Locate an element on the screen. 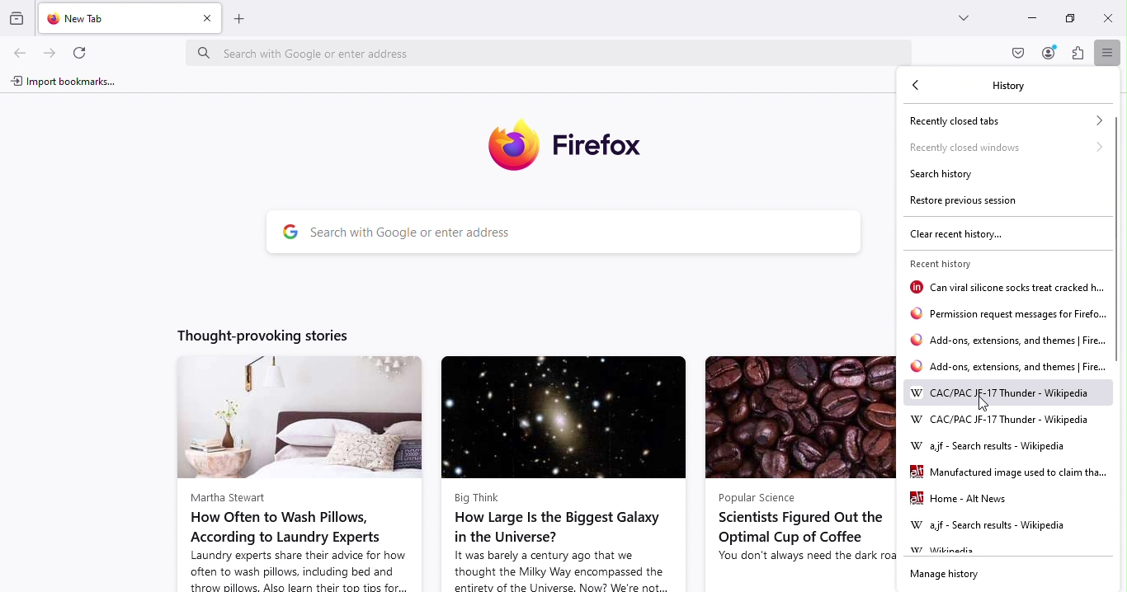 The height and width of the screenshot is (592, 1127). Minimize is located at coordinates (1031, 18).